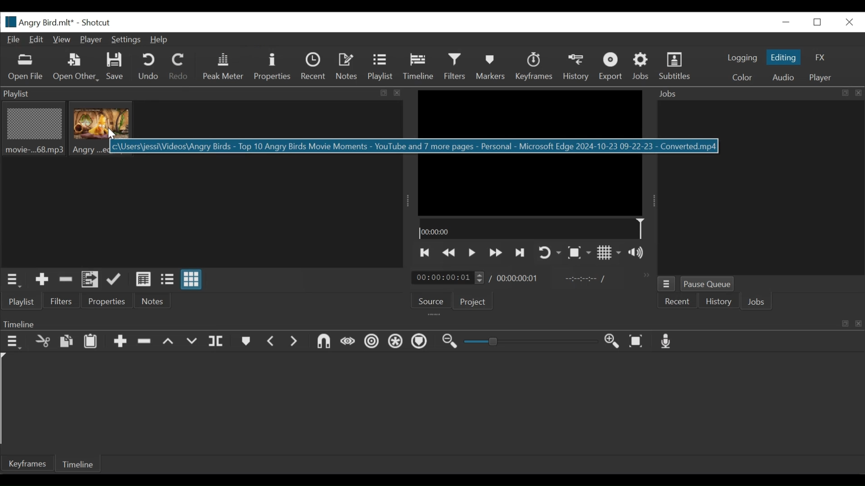 Image resolution: width=865 pixels, height=486 pixels. What do you see at coordinates (531, 228) in the screenshot?
I see `Timeline` at bounding box center [531, 228].